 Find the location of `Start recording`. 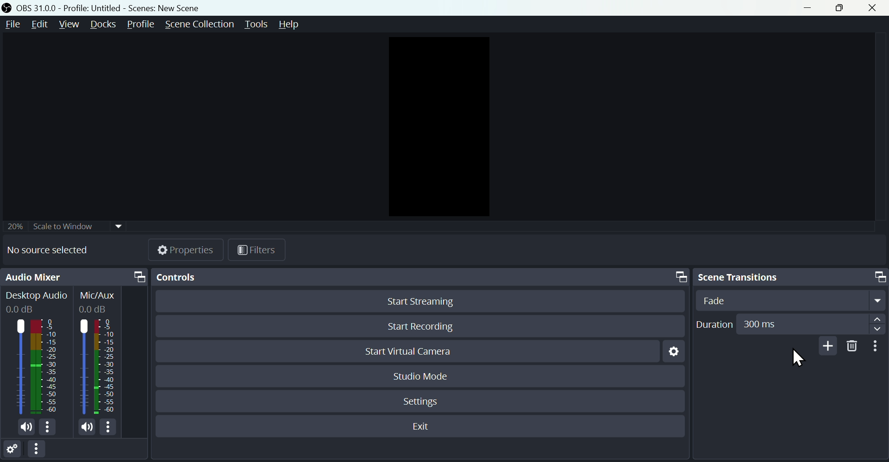

Start recording is located at coordinates (426, 325).